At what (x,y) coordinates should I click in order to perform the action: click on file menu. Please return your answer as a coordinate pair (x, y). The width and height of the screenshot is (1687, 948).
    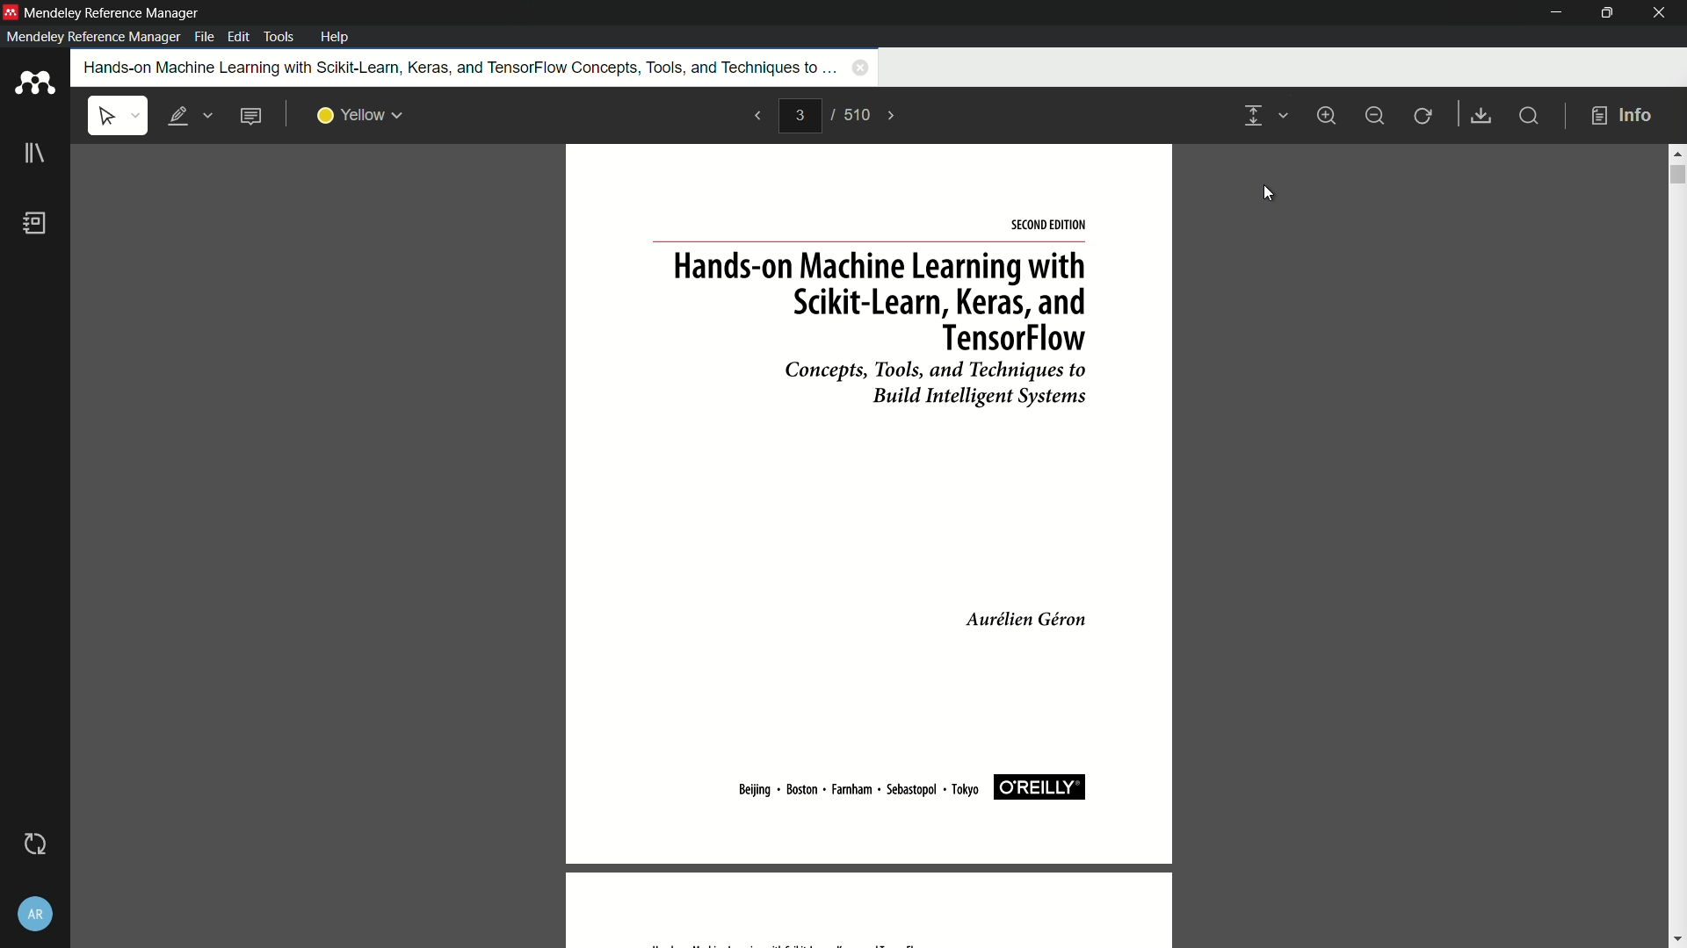
    Looking at the image, I should click on (204, 37).